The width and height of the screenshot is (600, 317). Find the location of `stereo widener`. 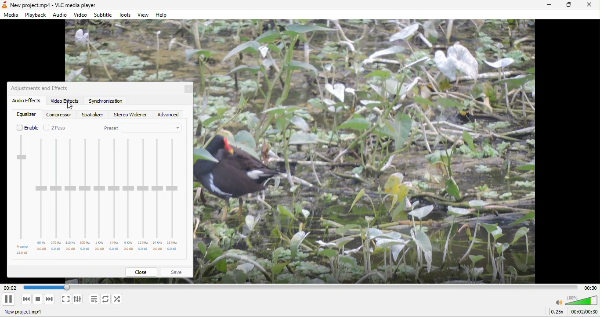

stereo widener is located at coordinates (131, 115).